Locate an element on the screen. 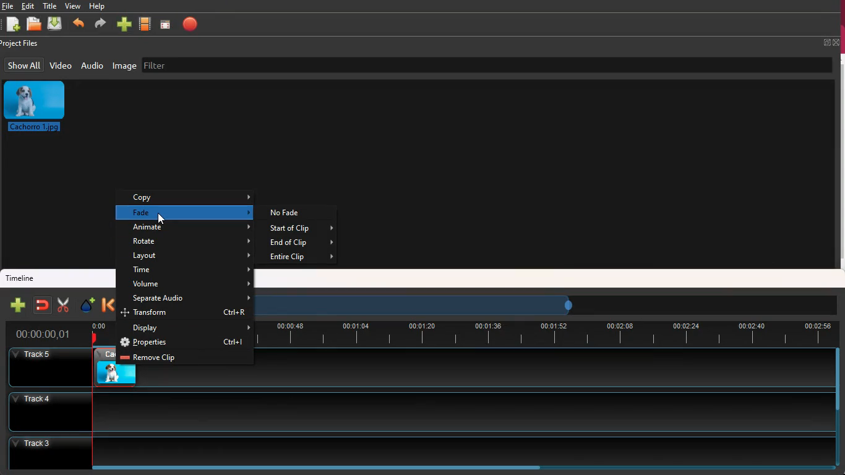  back is located at coordinates (106, 306).